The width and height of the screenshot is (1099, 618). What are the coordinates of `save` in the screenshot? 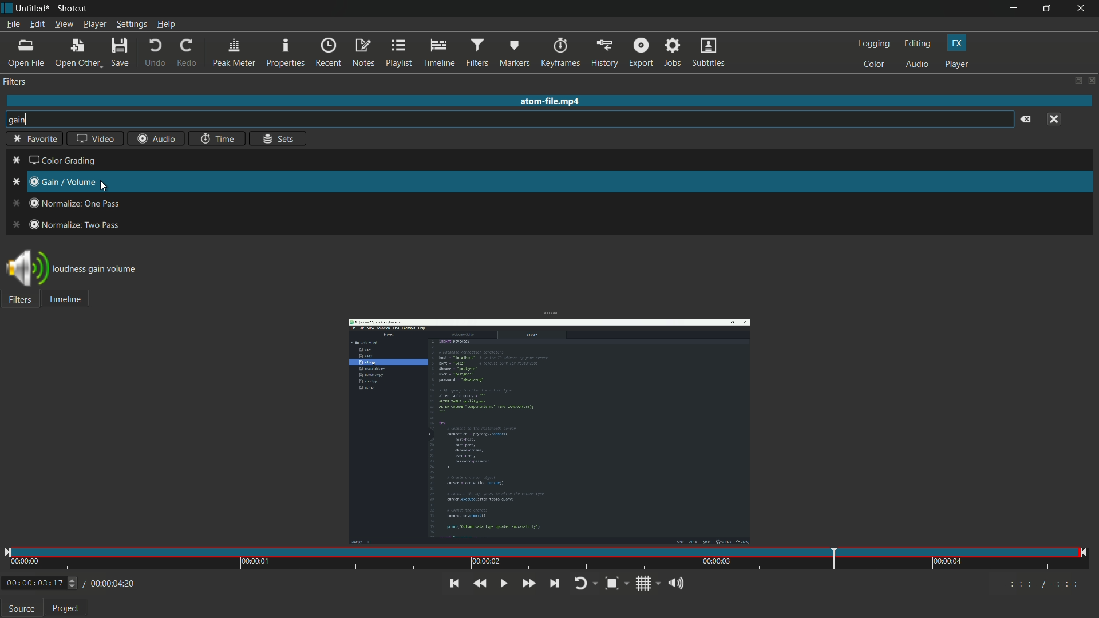 It's located at (120, 54).